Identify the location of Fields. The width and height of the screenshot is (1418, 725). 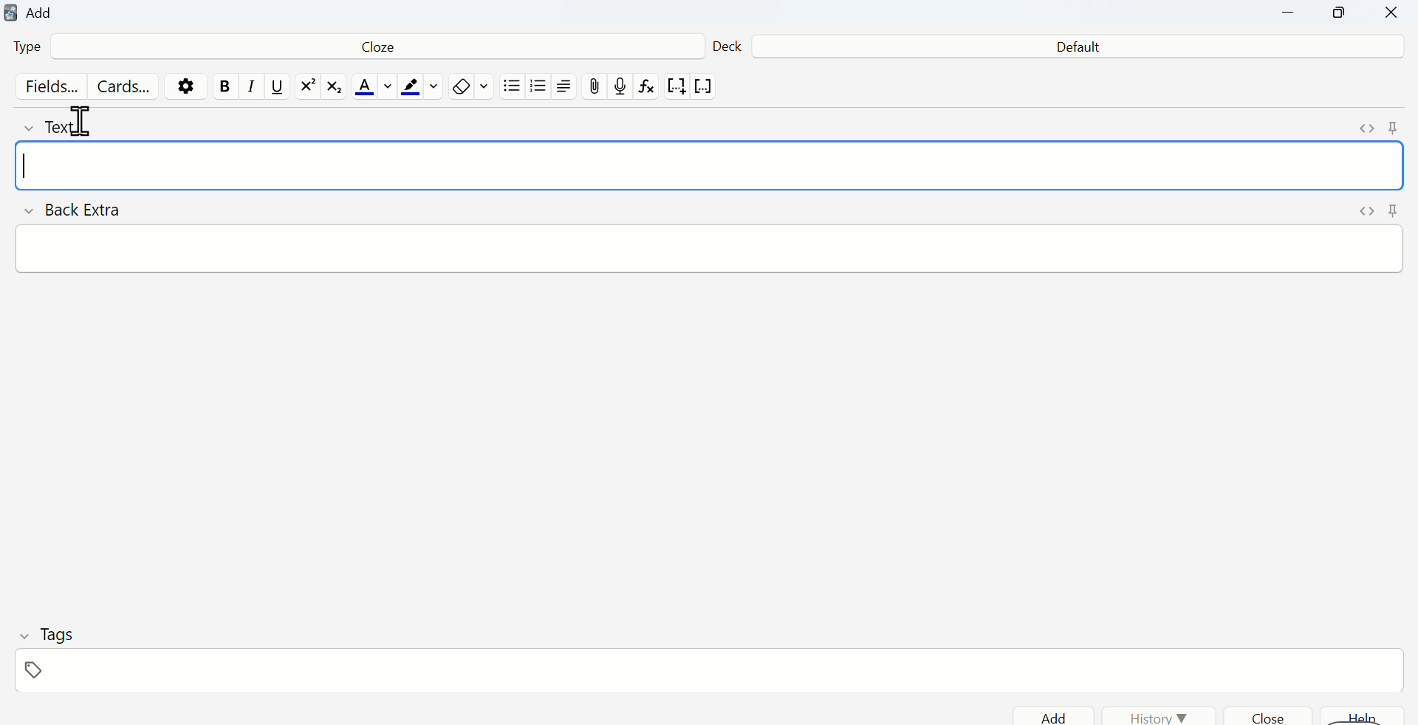
(48, 88).